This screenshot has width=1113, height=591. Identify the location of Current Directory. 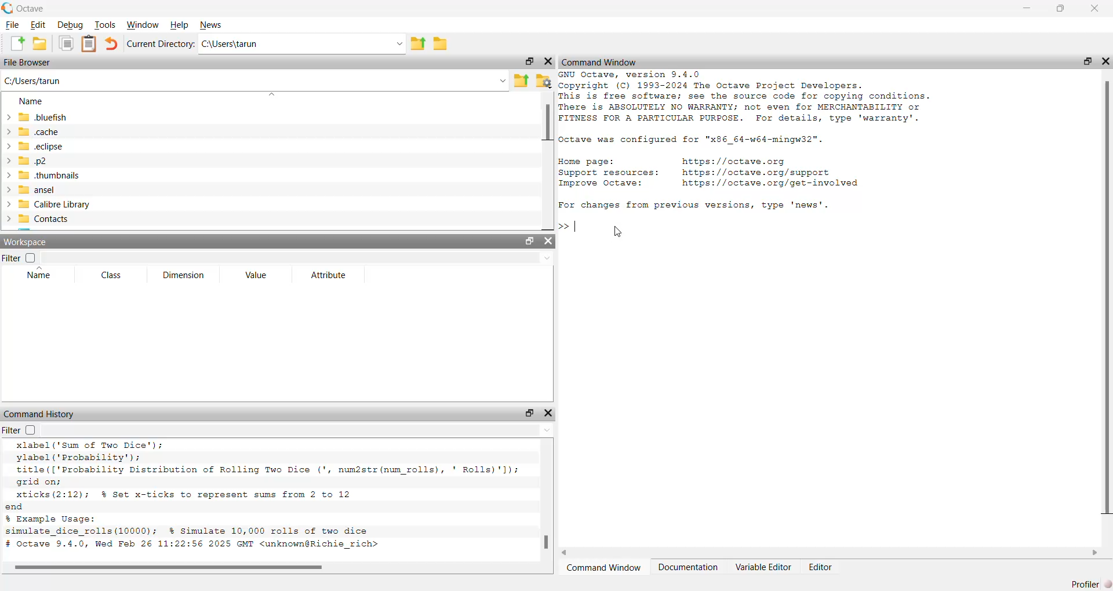
(161, 44).